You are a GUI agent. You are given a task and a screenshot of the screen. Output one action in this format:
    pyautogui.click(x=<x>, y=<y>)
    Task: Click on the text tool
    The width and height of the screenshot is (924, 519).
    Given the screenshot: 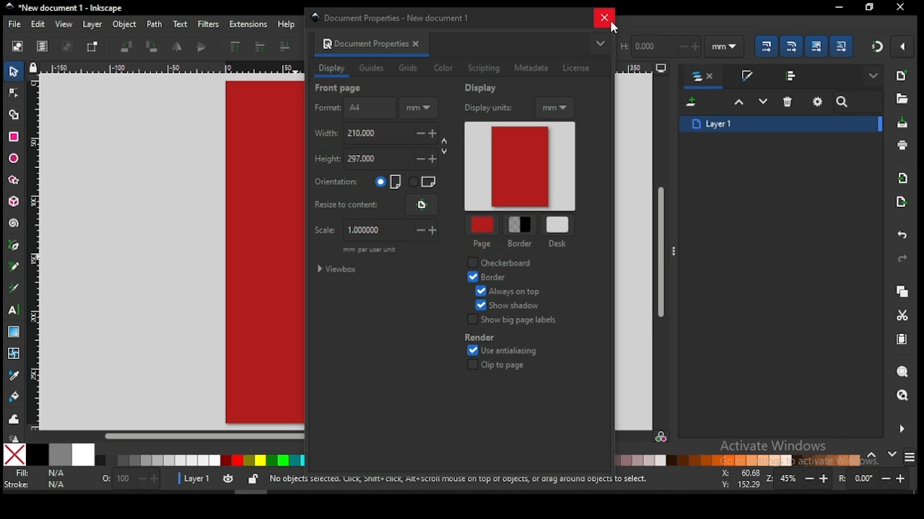 What is the action you would take?
    pyautogui.click(x=14, y=310)
    